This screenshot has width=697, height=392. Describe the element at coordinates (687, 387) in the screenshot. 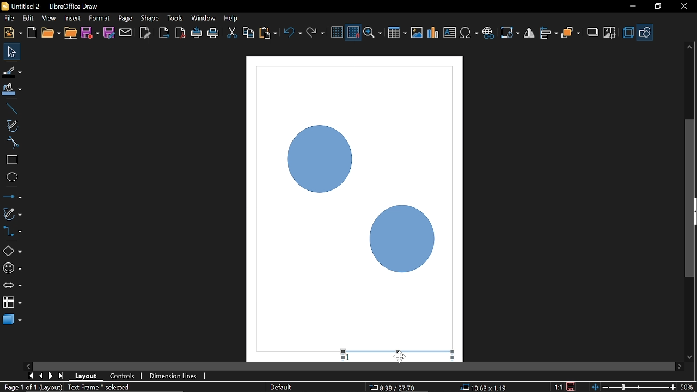

I see `Current zoom` at that location.